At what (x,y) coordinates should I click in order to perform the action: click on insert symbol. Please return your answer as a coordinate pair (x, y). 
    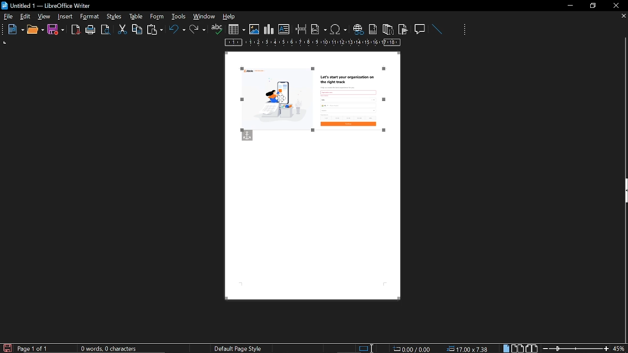
    Looking at the image, I should click on (339, 29).